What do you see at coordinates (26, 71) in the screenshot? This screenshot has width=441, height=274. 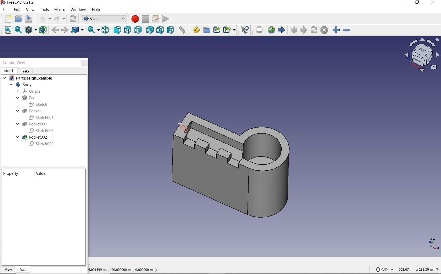 I see `TASKS` at bounding box center [26, 71].